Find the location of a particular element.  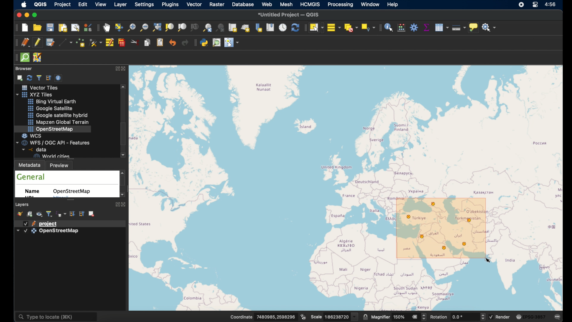

selected features is located at coordinates (443, 227).